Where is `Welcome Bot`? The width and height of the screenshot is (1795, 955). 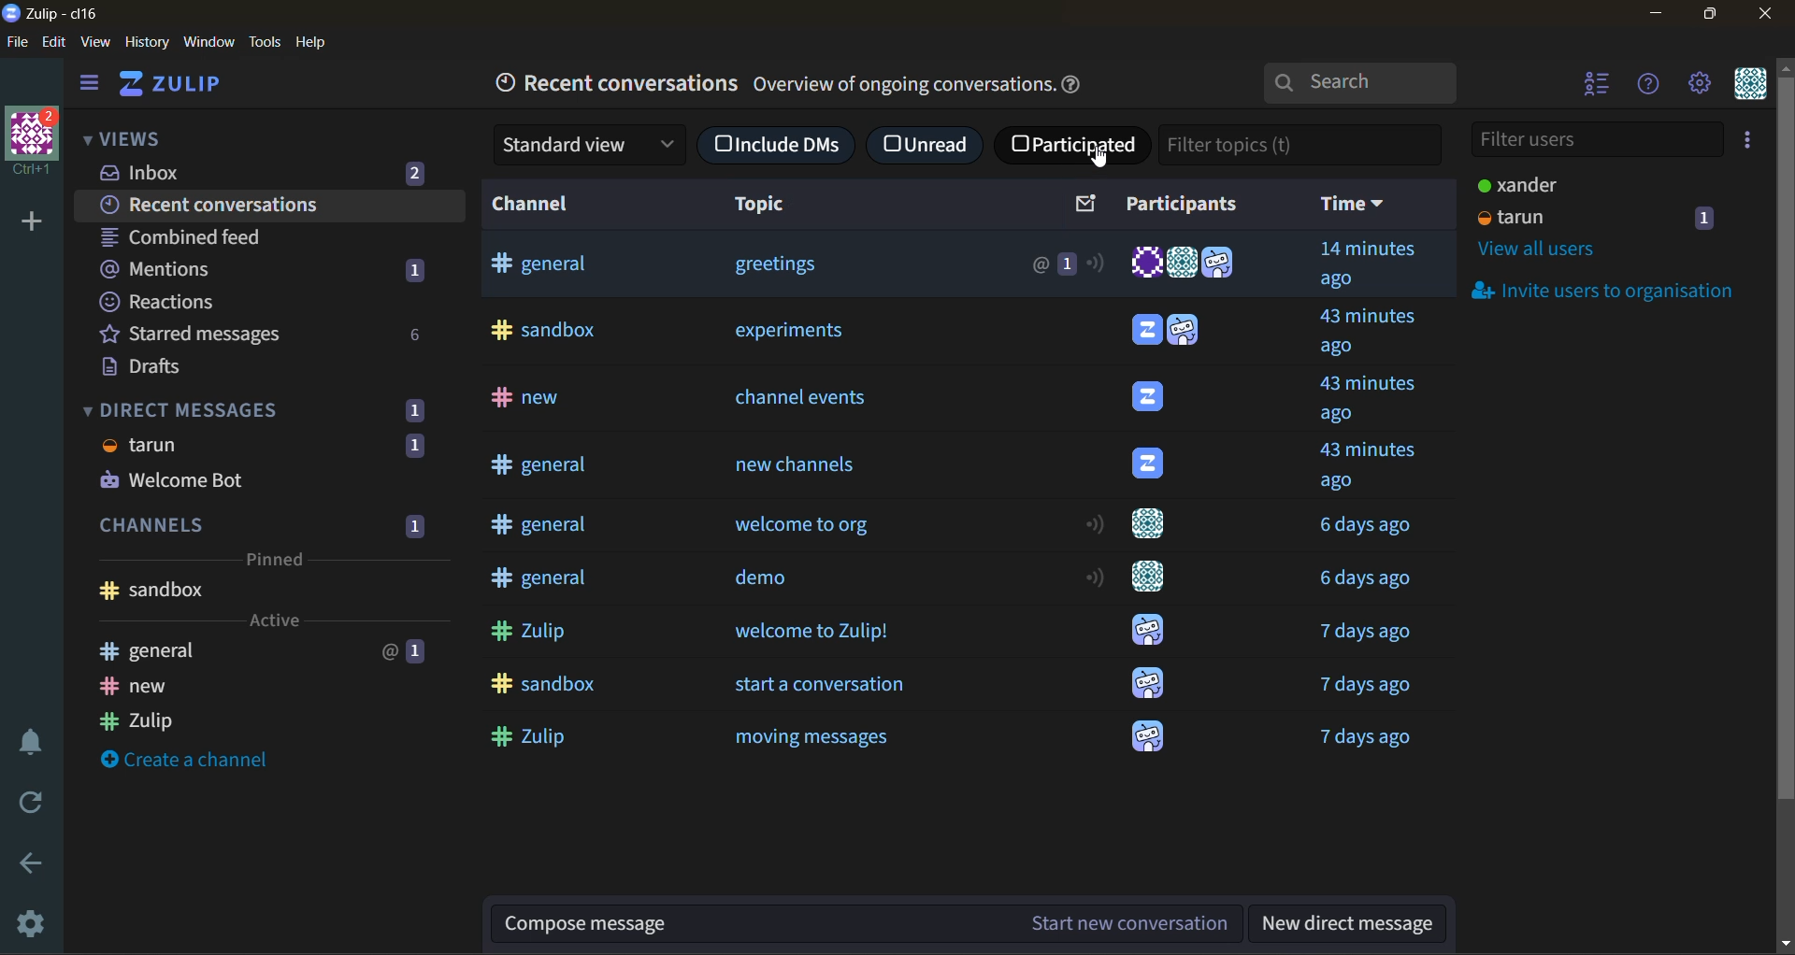
Welcome Bot is located at coordinates (265, 482).